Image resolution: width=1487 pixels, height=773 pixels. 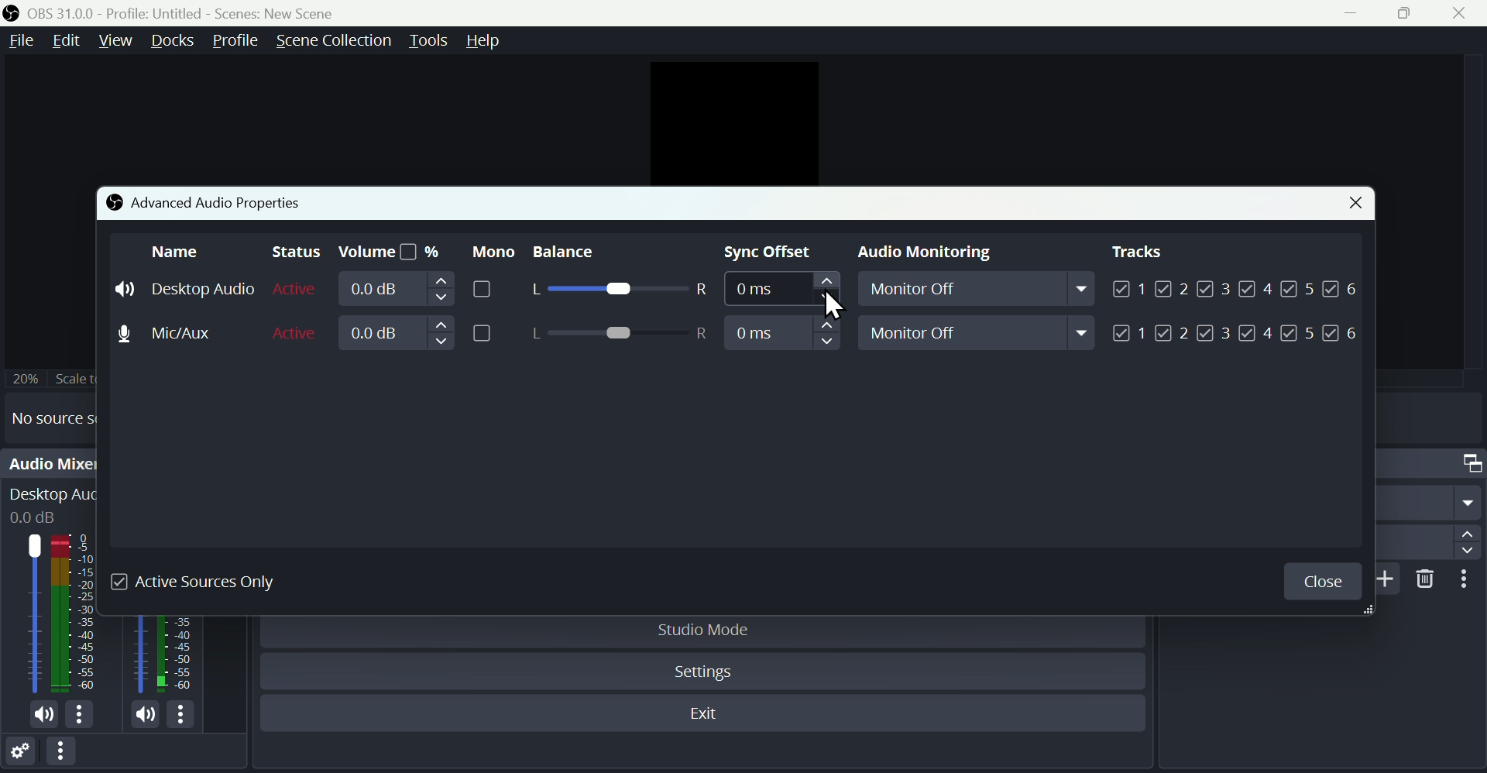 What do you see at coordinates (296, 289) in the screenshot?
I see `Active` at bounding box center [296, 289].